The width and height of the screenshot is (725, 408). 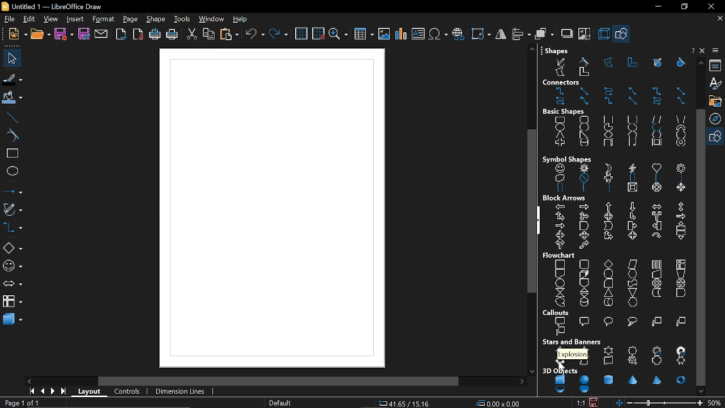 I want to click on Basic shapes, so click(x=717, y=137).